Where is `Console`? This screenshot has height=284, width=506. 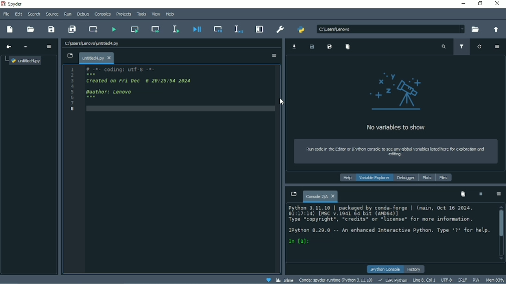 Console is located at coordinates (392, 225).